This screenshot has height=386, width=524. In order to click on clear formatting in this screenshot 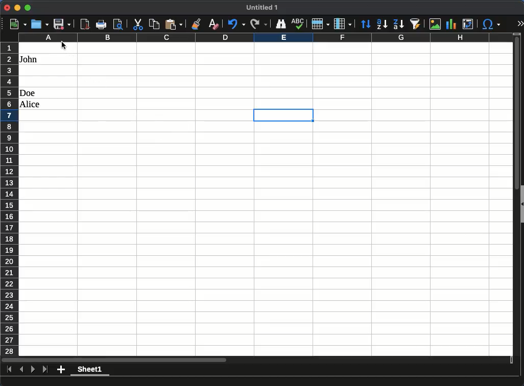, I will do `click(213, 25)`.